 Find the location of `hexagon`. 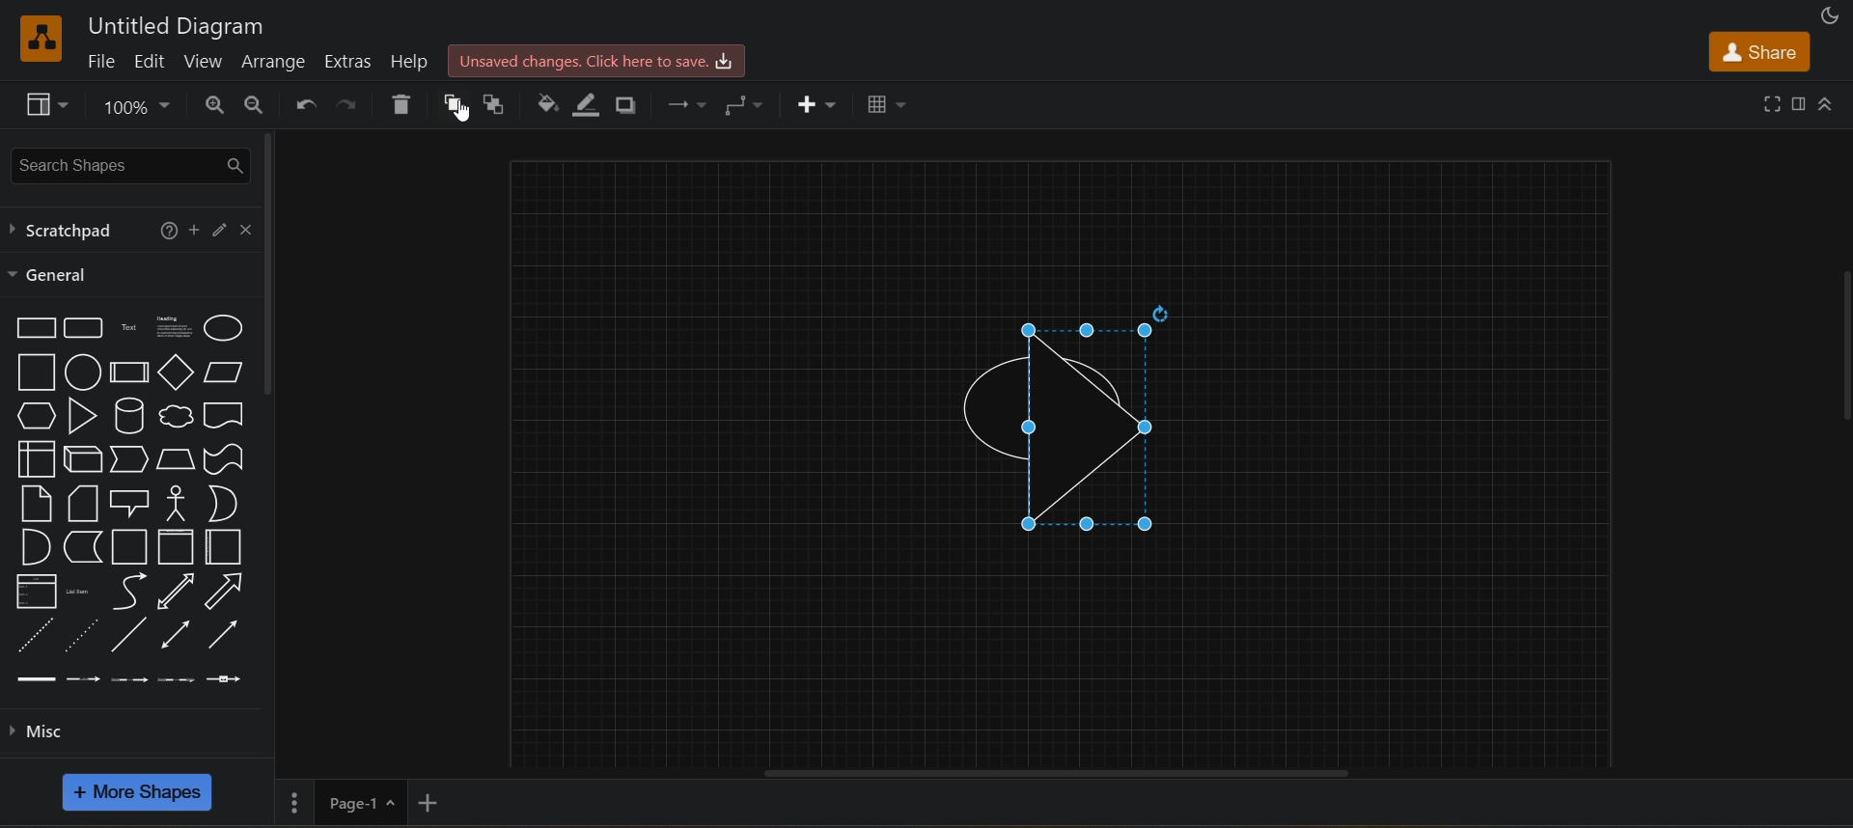

hexagon is located at coordinates (33, 416).